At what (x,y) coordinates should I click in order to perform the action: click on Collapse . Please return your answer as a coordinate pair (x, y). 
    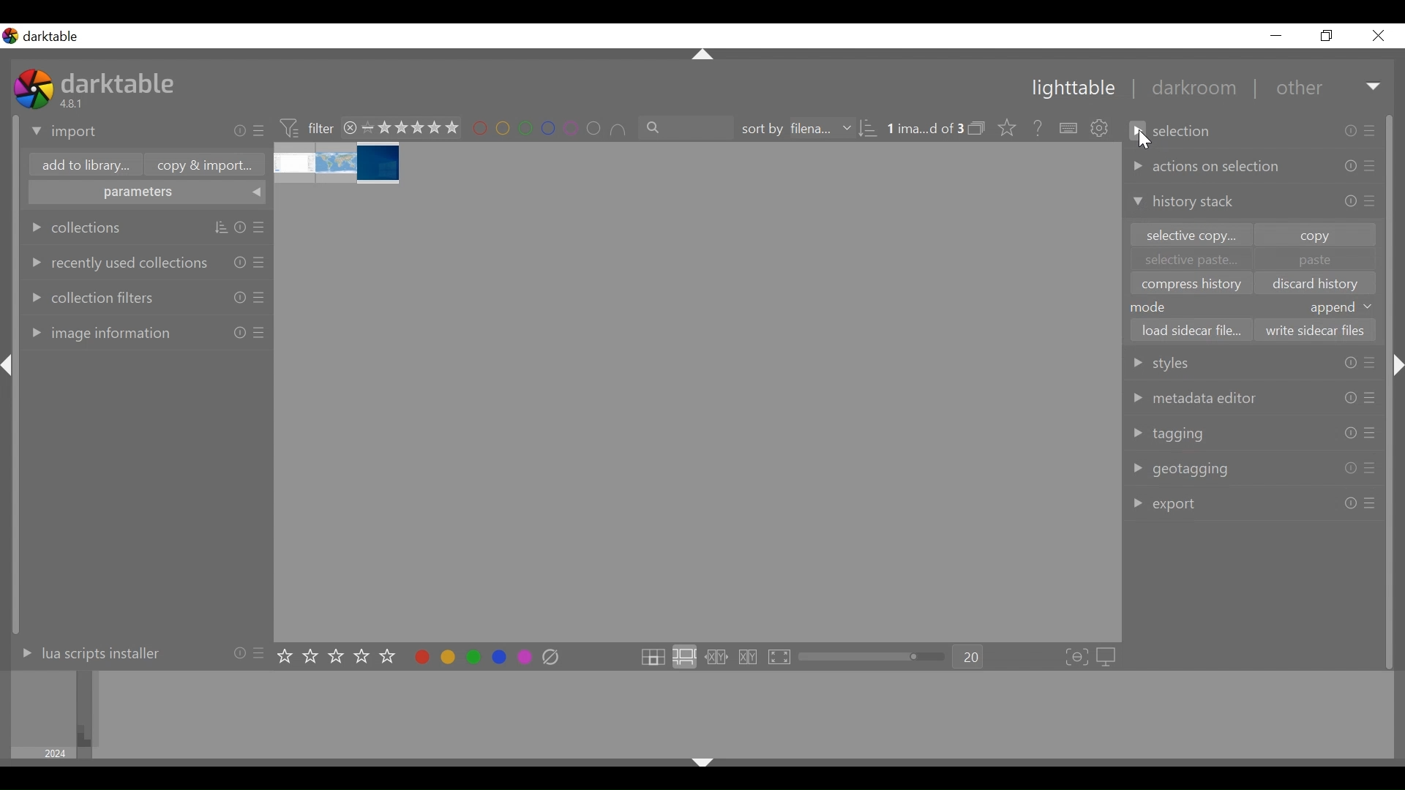
    Looking at the image, I should click on (10, 366).